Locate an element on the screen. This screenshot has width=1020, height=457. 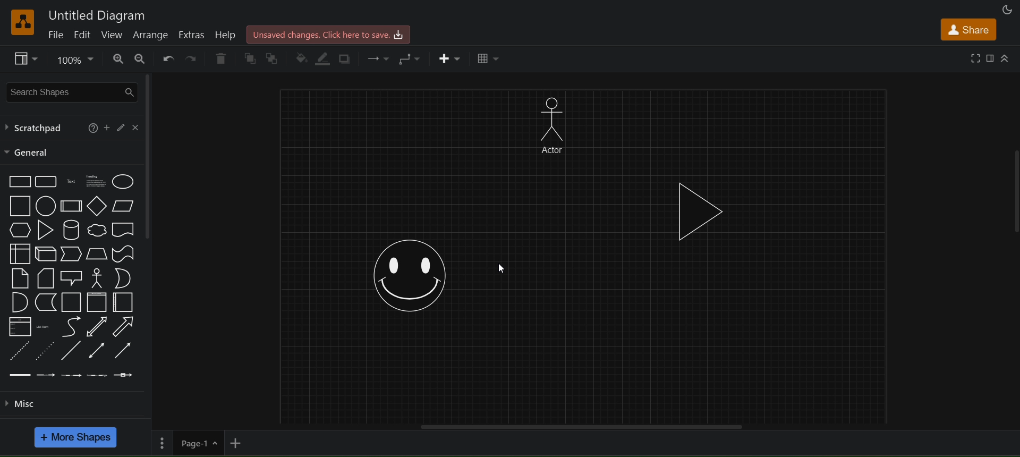
more shapes is located at coordinates (76, 438).